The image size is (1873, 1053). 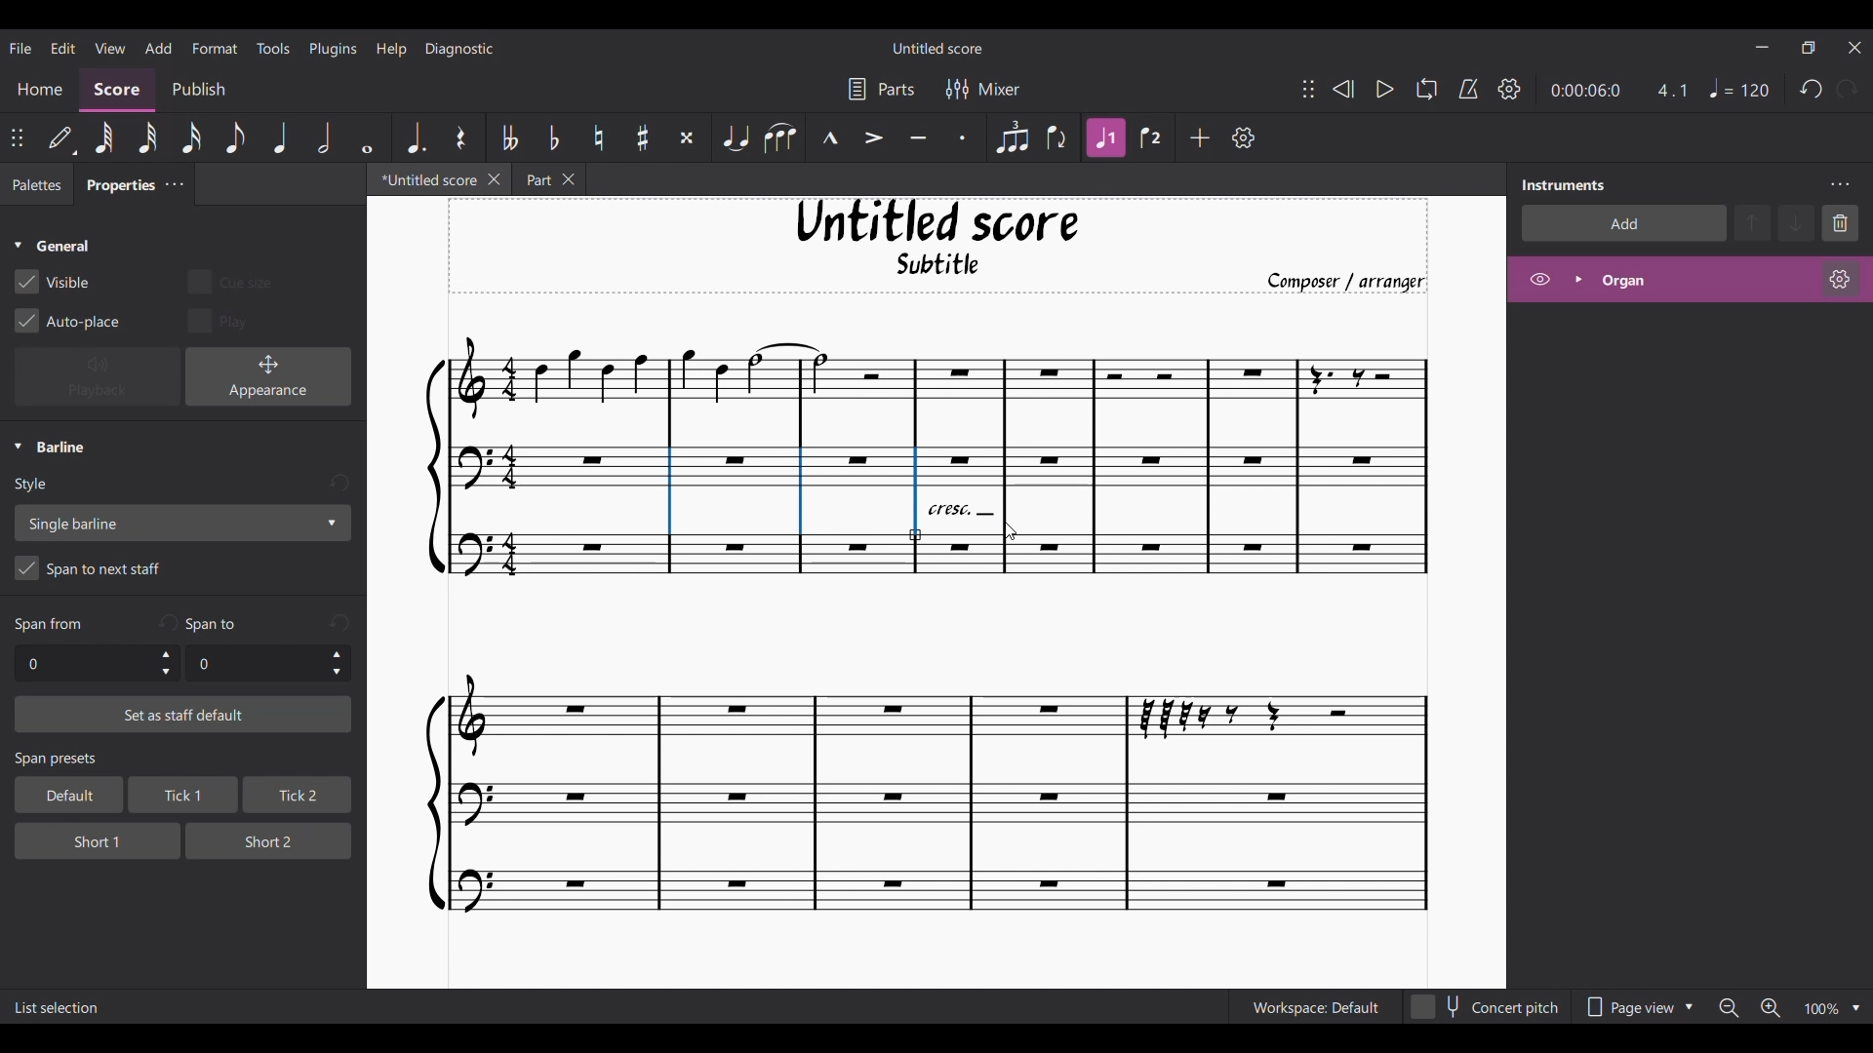 I want to click on Whole note, so click(x=369, y=136).